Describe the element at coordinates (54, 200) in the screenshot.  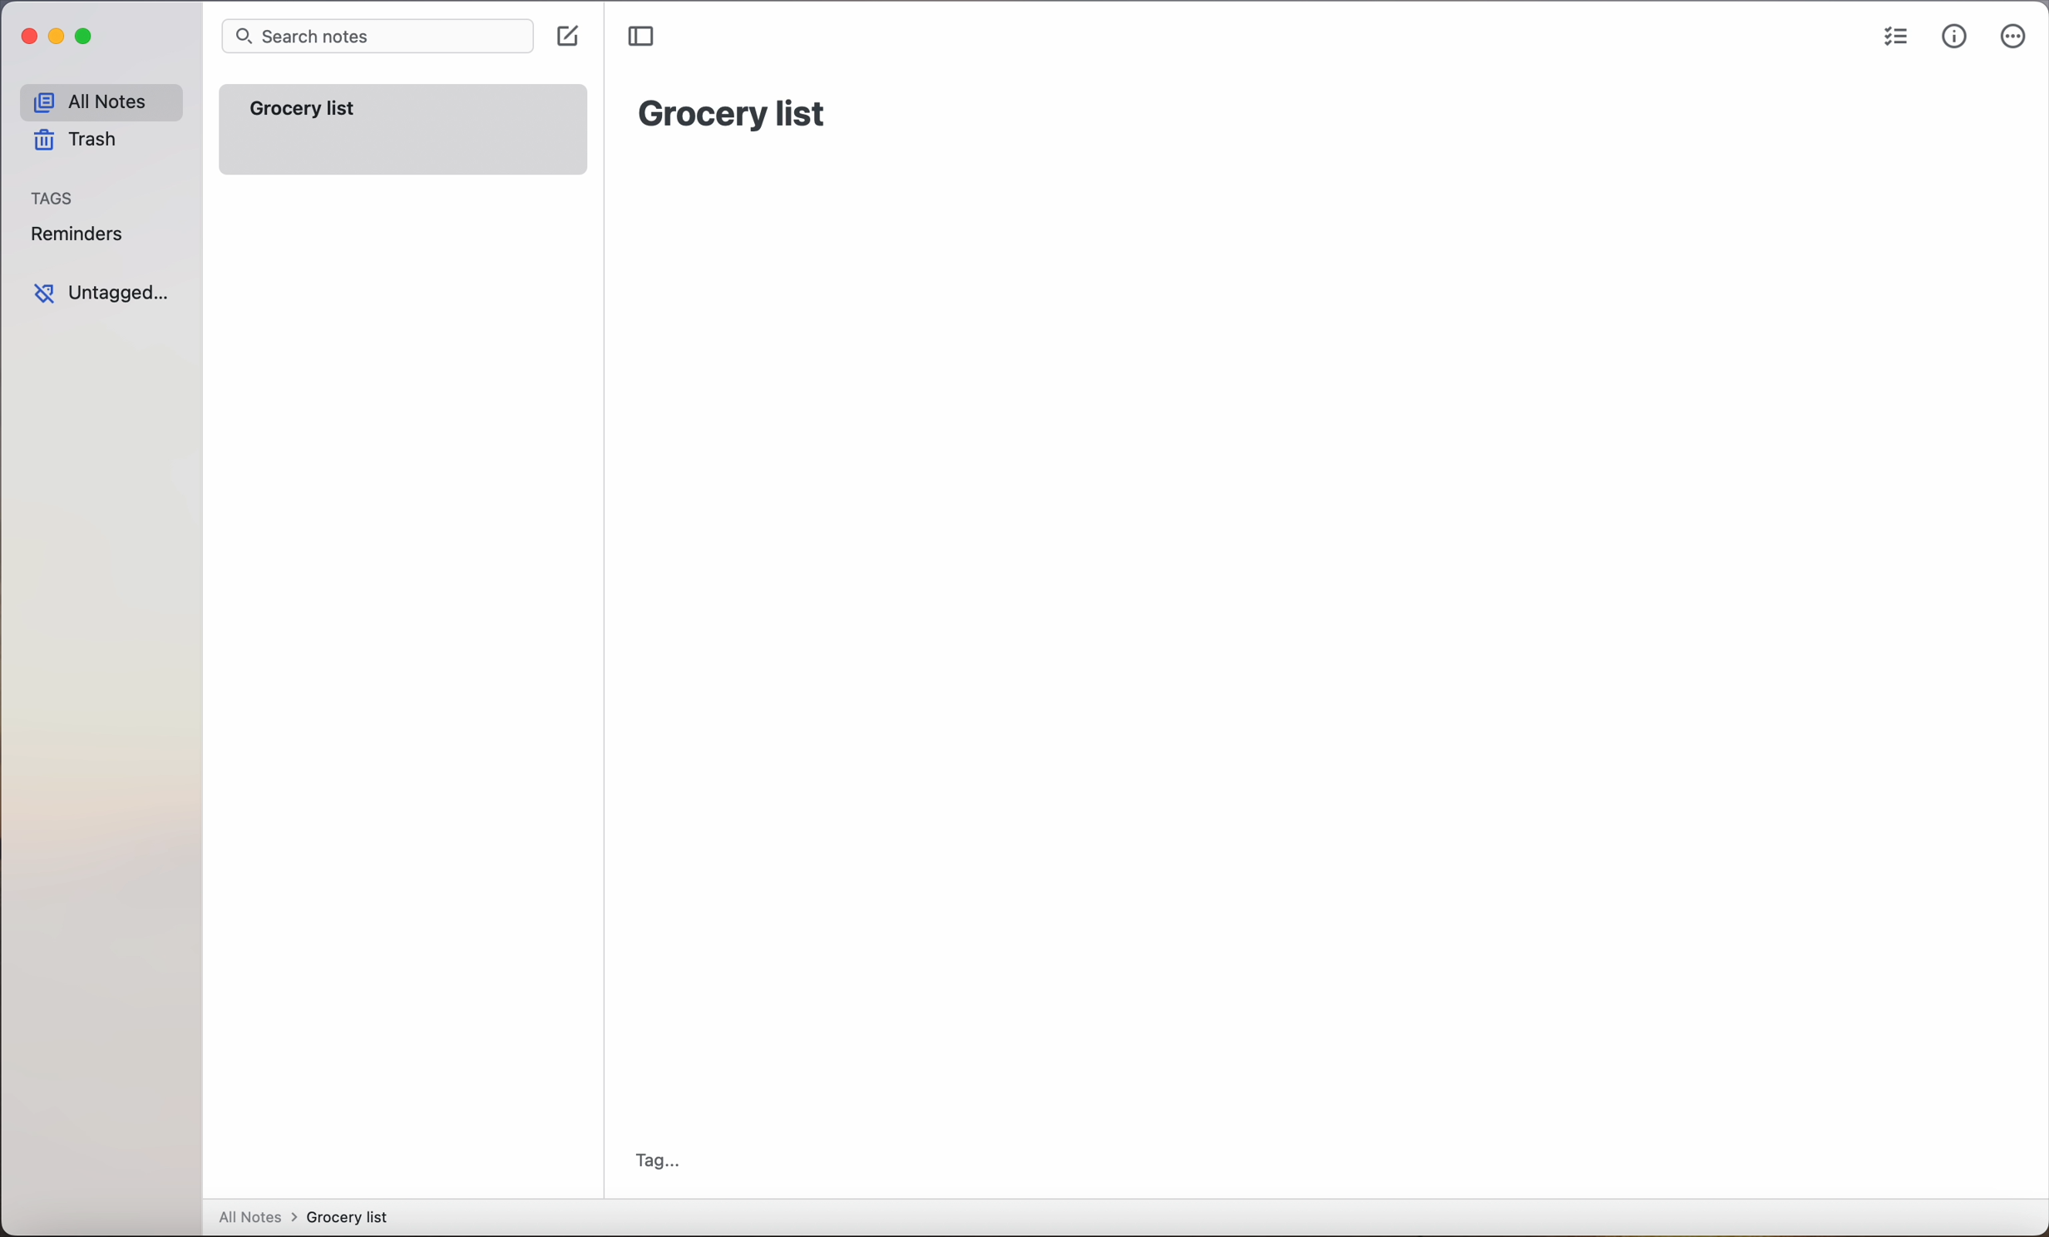
I see `tags` at that location.